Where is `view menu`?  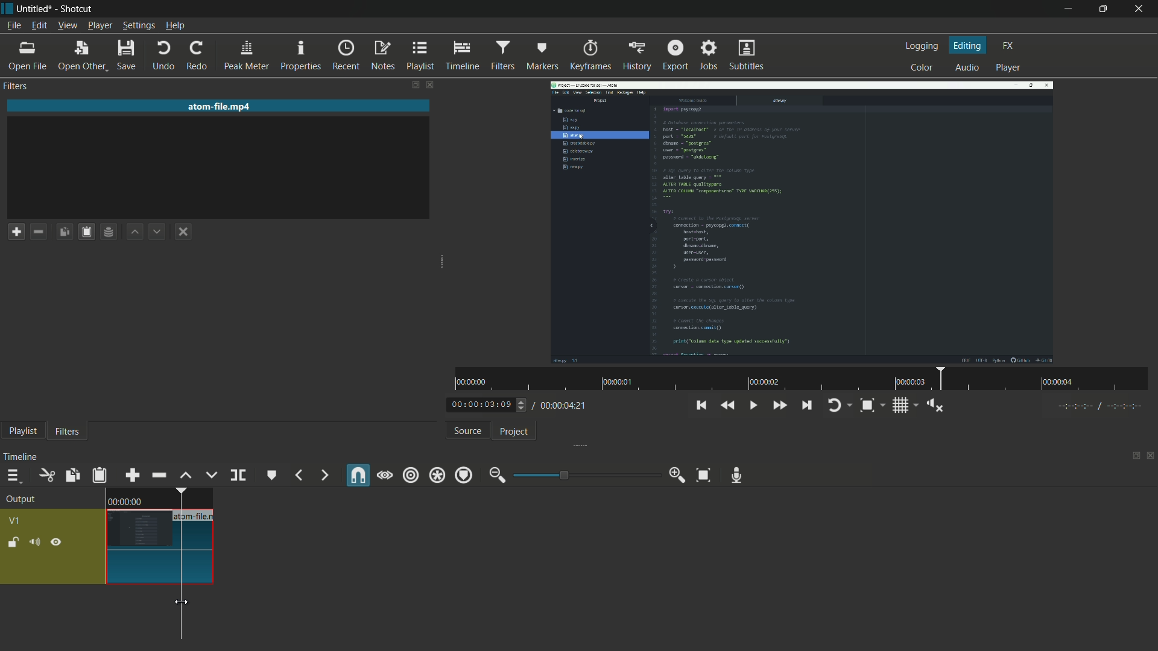 view menu is located at coordinates (69, 25).